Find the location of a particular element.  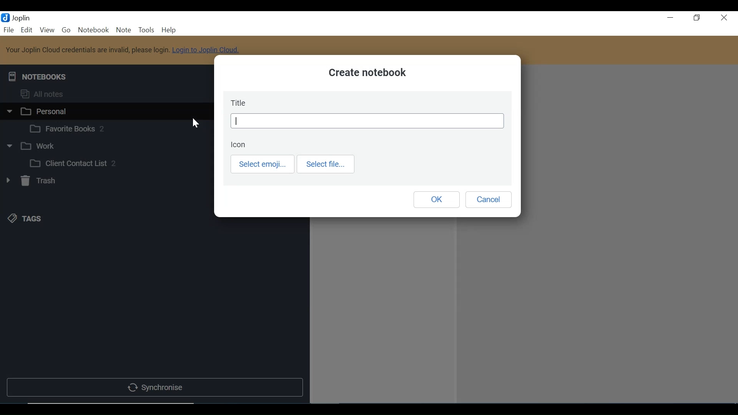

Login to Joplin Cloud is located at coordinates (123, 50).